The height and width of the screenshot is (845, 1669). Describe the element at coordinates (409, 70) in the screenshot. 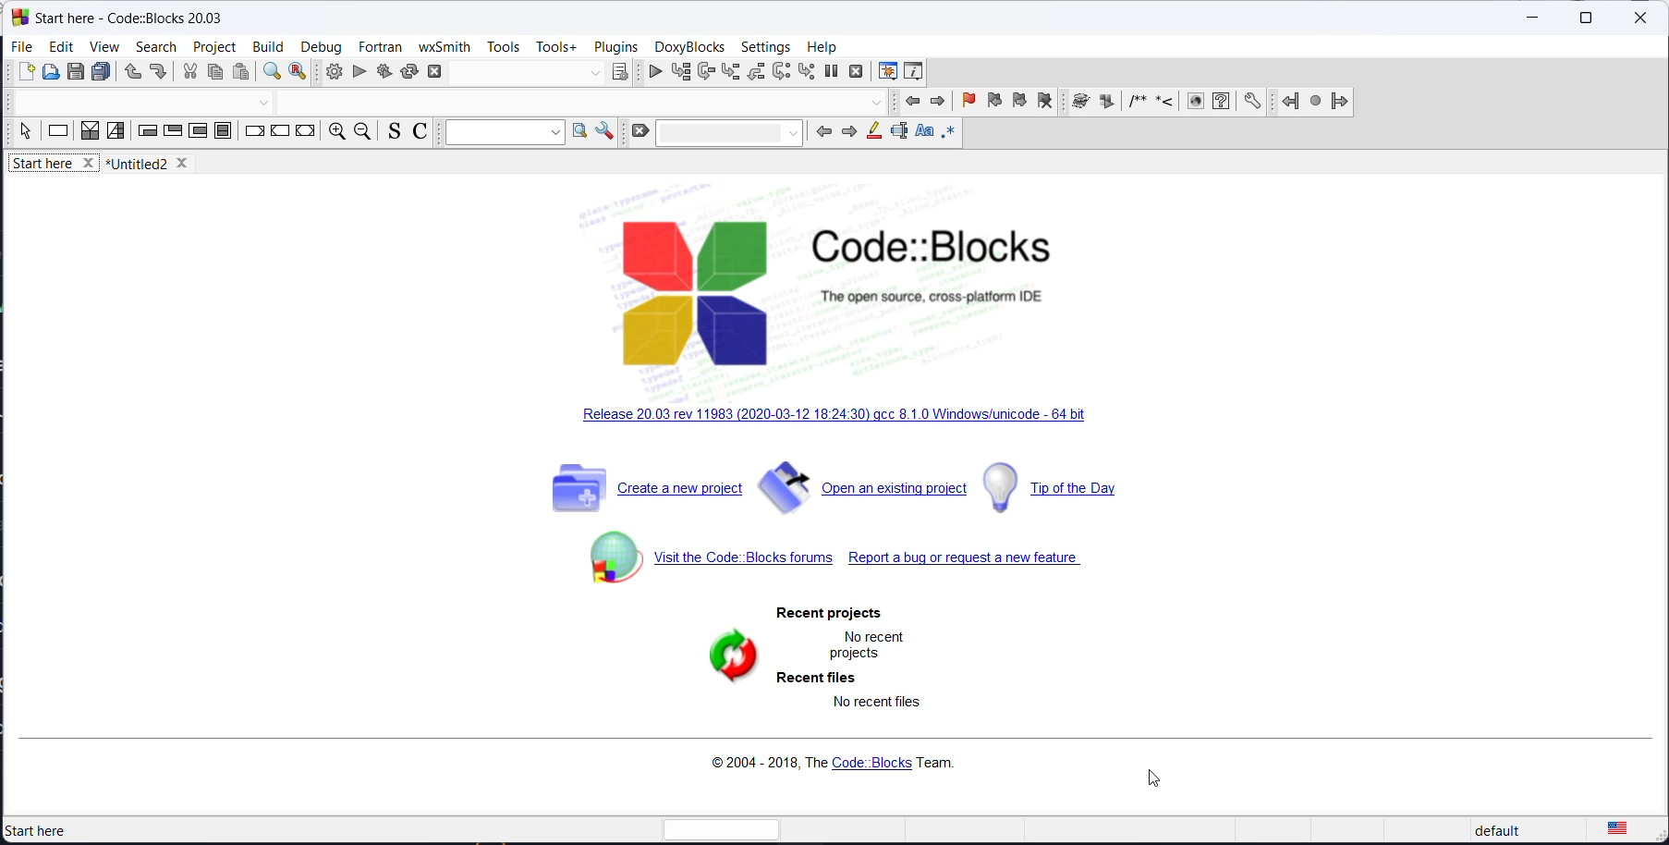

I see `rebuild` at that location.